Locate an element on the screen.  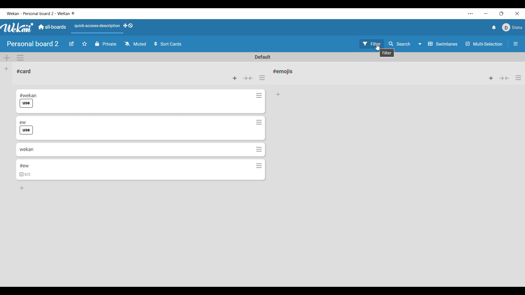
Filter settings is located at coordinates (372, 44).